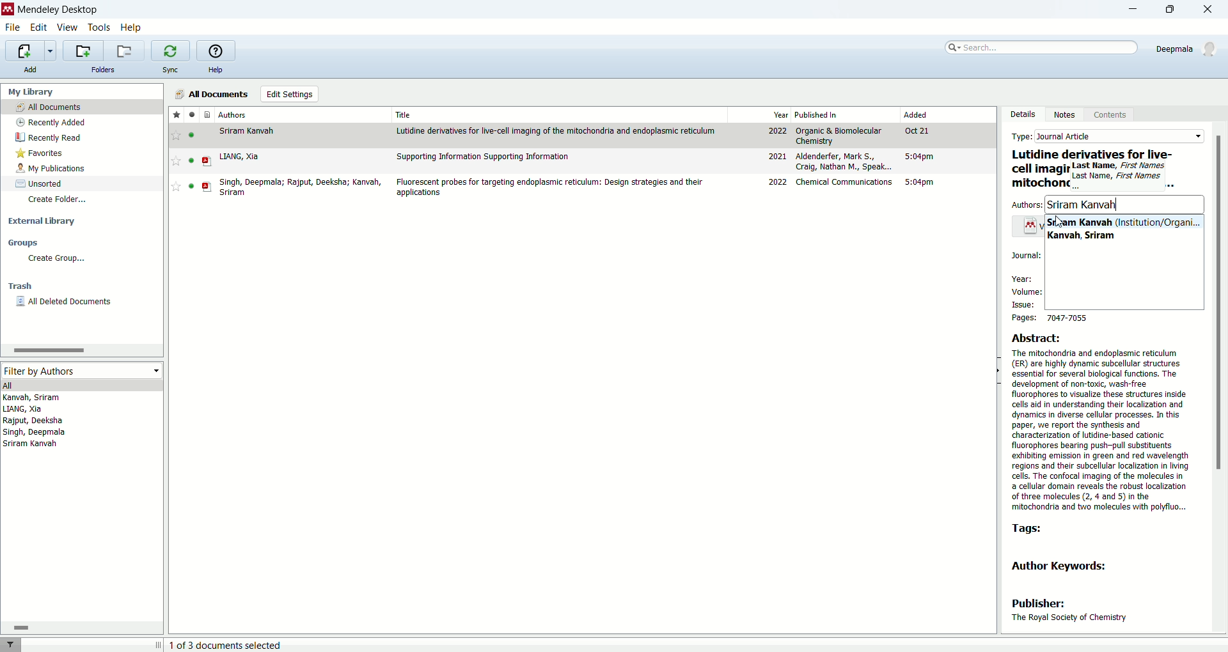  Describe the element at coordinates (100, 29) in the screenshot. I see `tools` at that location.